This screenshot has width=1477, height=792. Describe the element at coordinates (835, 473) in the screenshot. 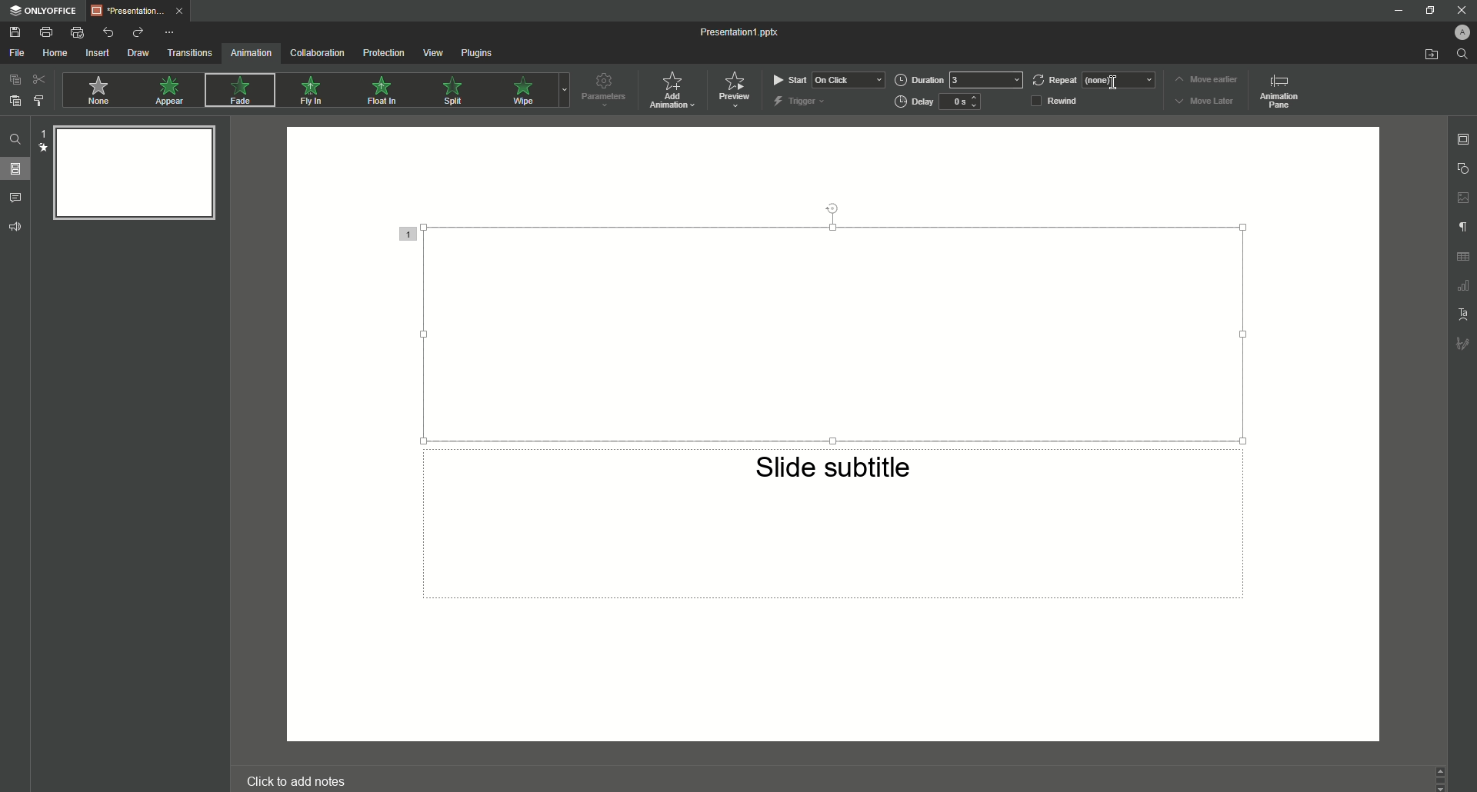

I see `Slide subtitle` at that location.